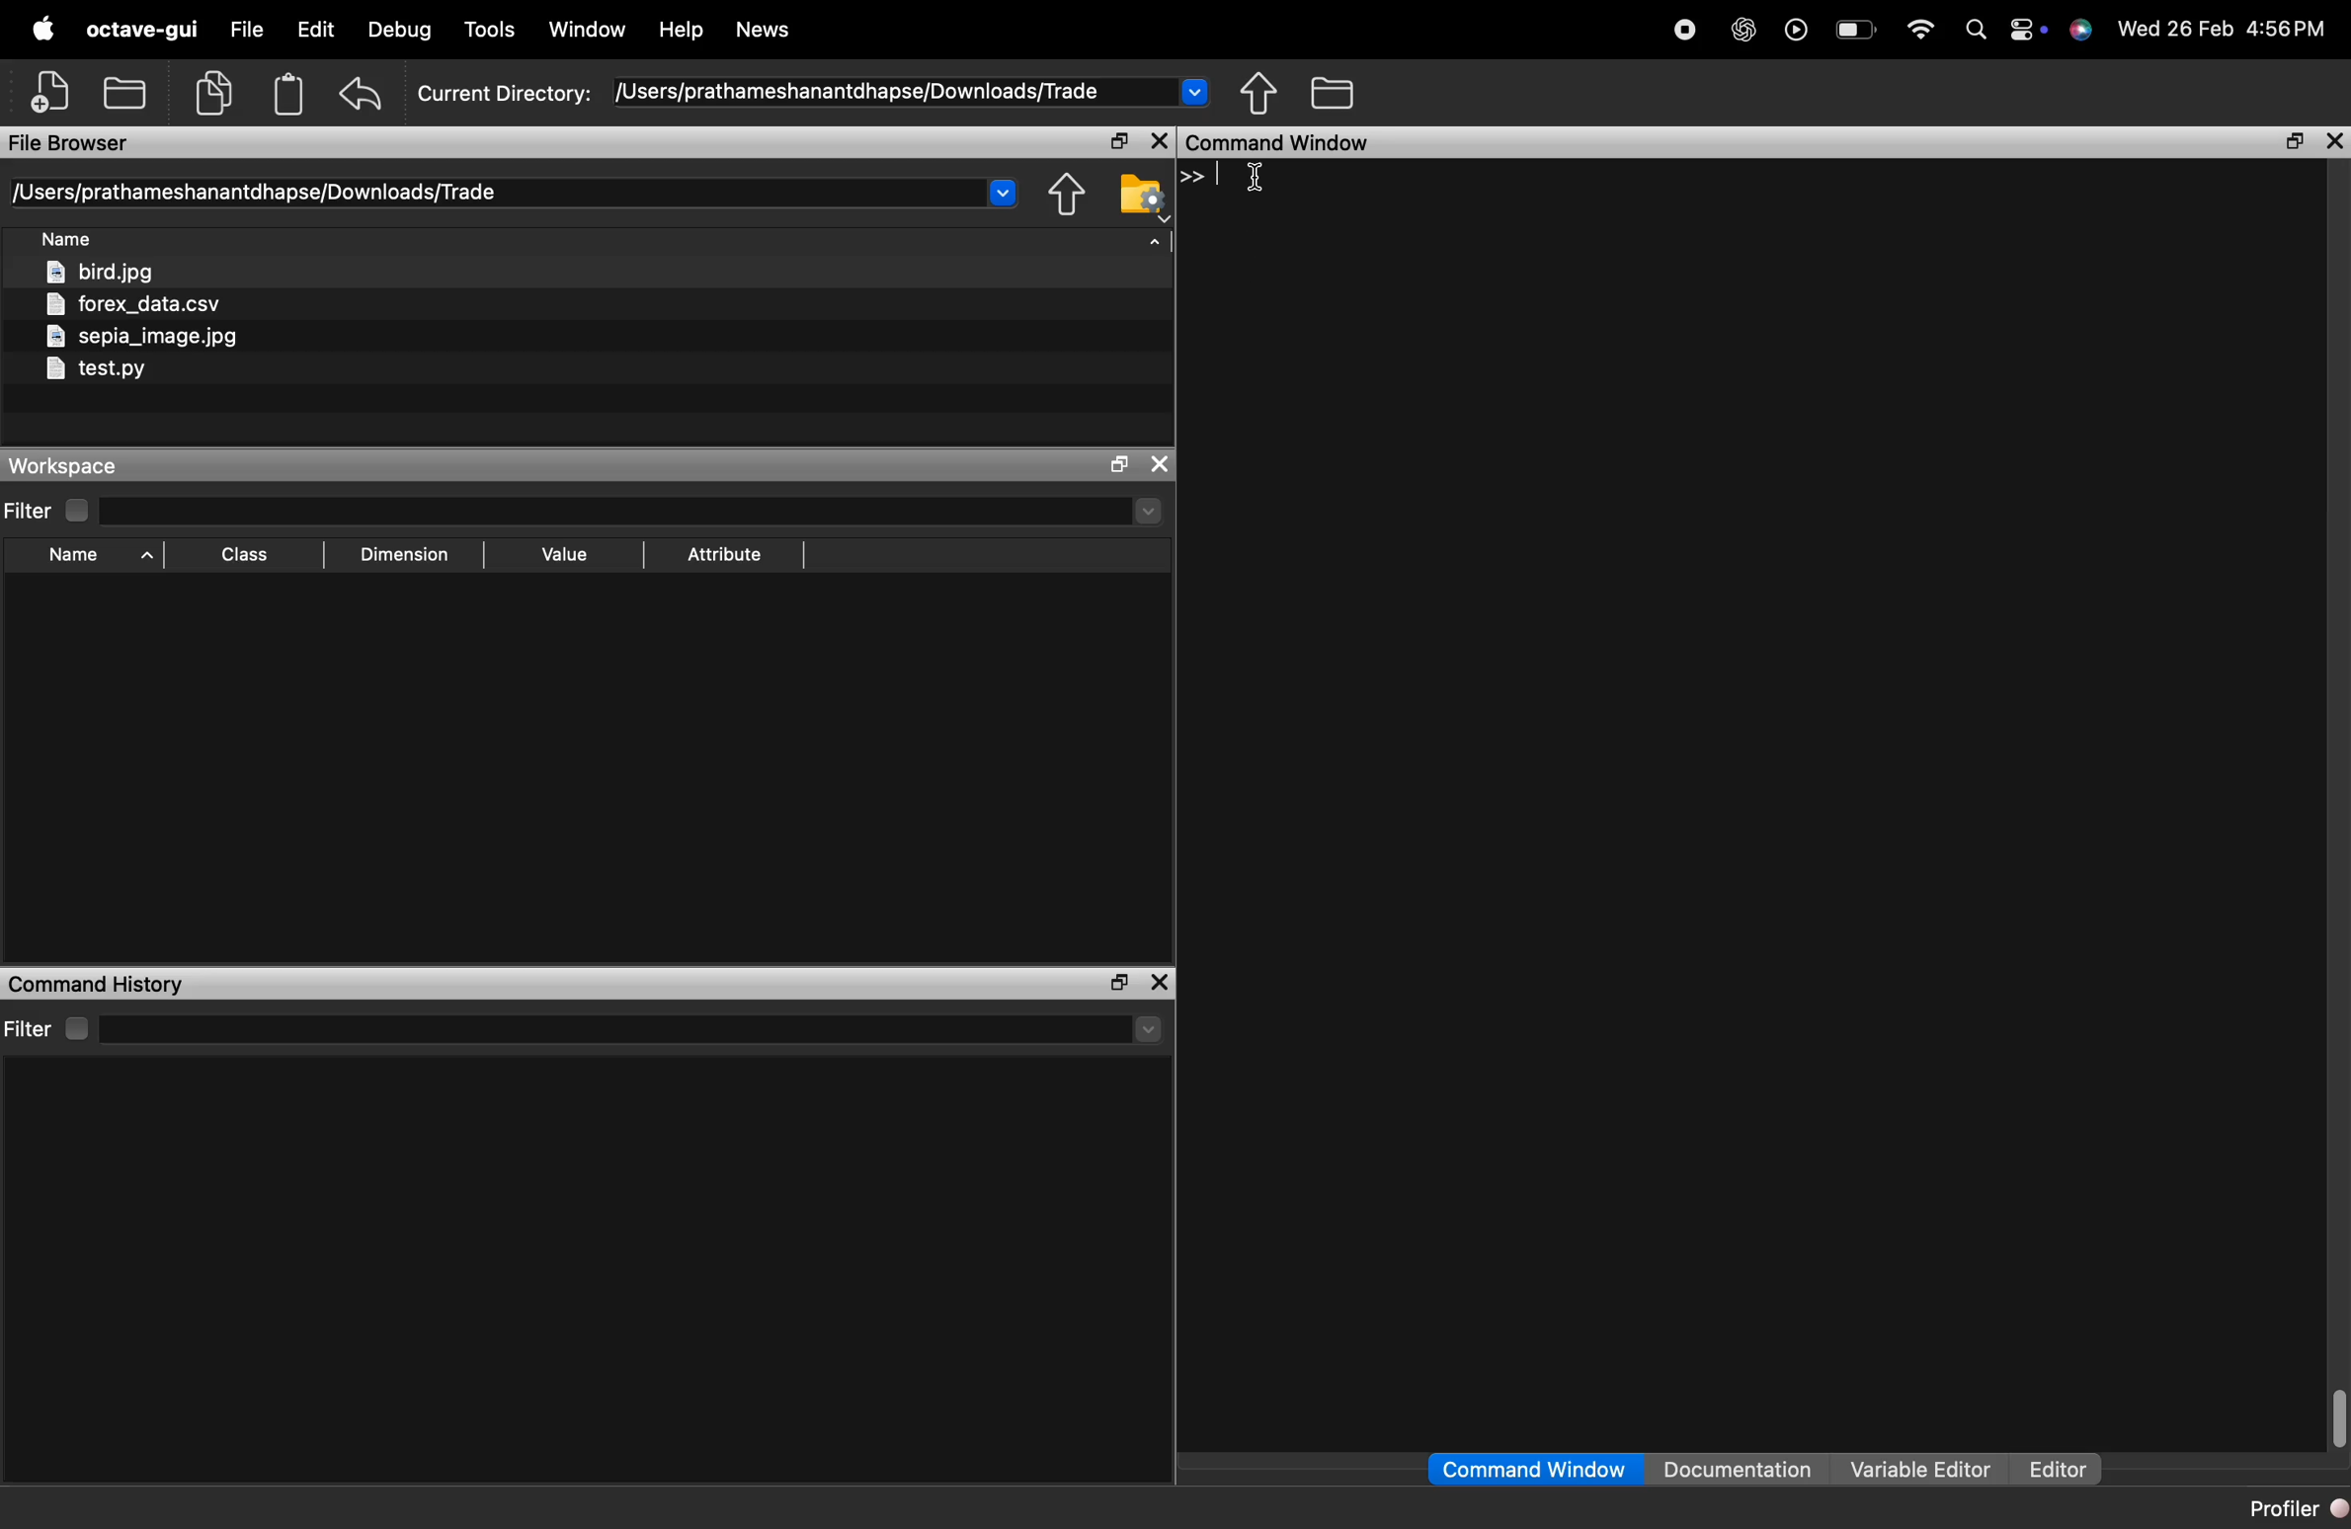 Image resolution: width=2351 pixels, height=1529 pixels. I want to click on cursor, so click(1257, 177).